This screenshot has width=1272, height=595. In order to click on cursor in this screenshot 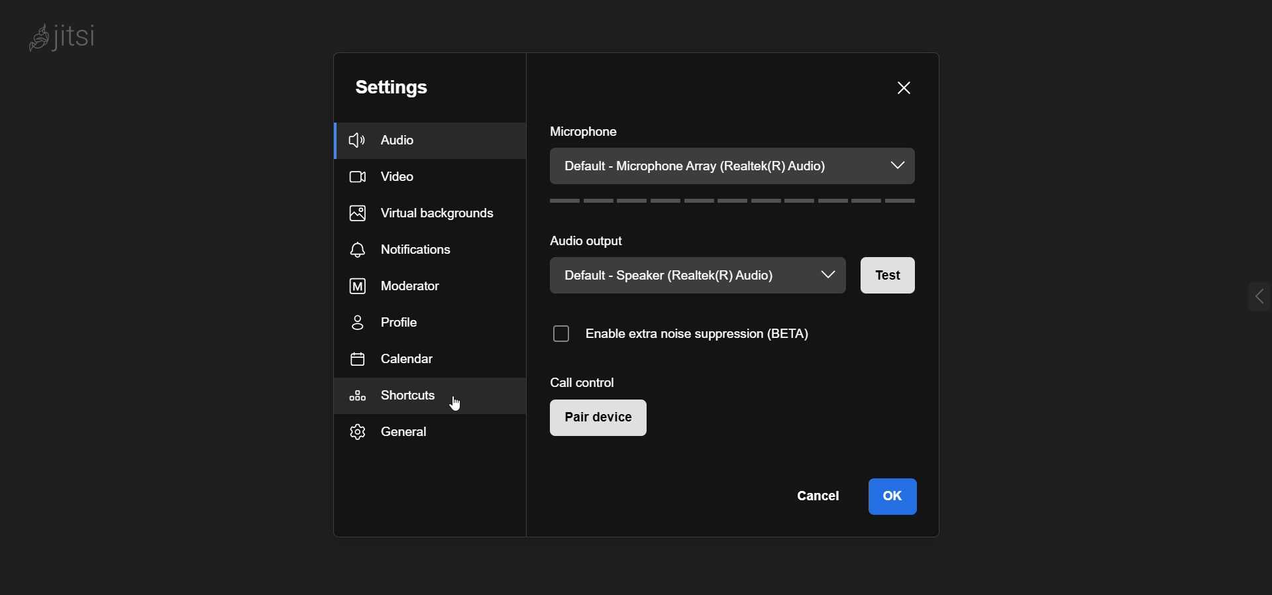, I will do `click(460, 402)`.